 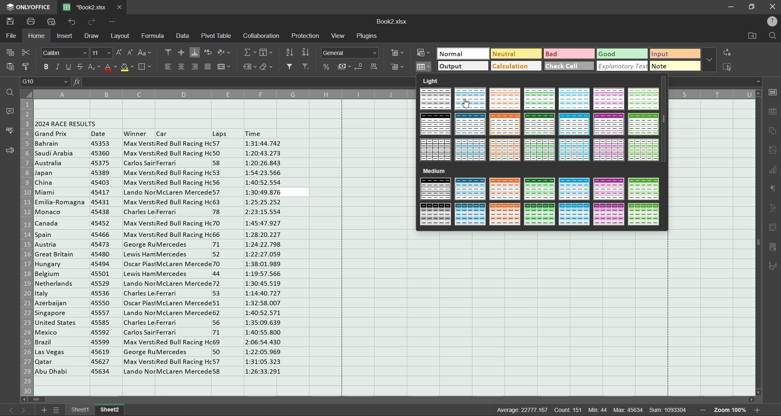 I want to click on light, so click(x=435, y=170).